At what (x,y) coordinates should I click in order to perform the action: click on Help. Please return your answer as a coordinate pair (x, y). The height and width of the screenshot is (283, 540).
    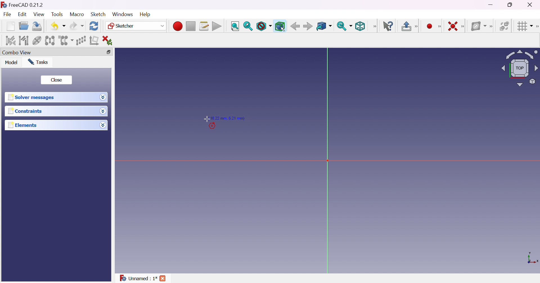
    Looking at the image, I should click on (146, 15).